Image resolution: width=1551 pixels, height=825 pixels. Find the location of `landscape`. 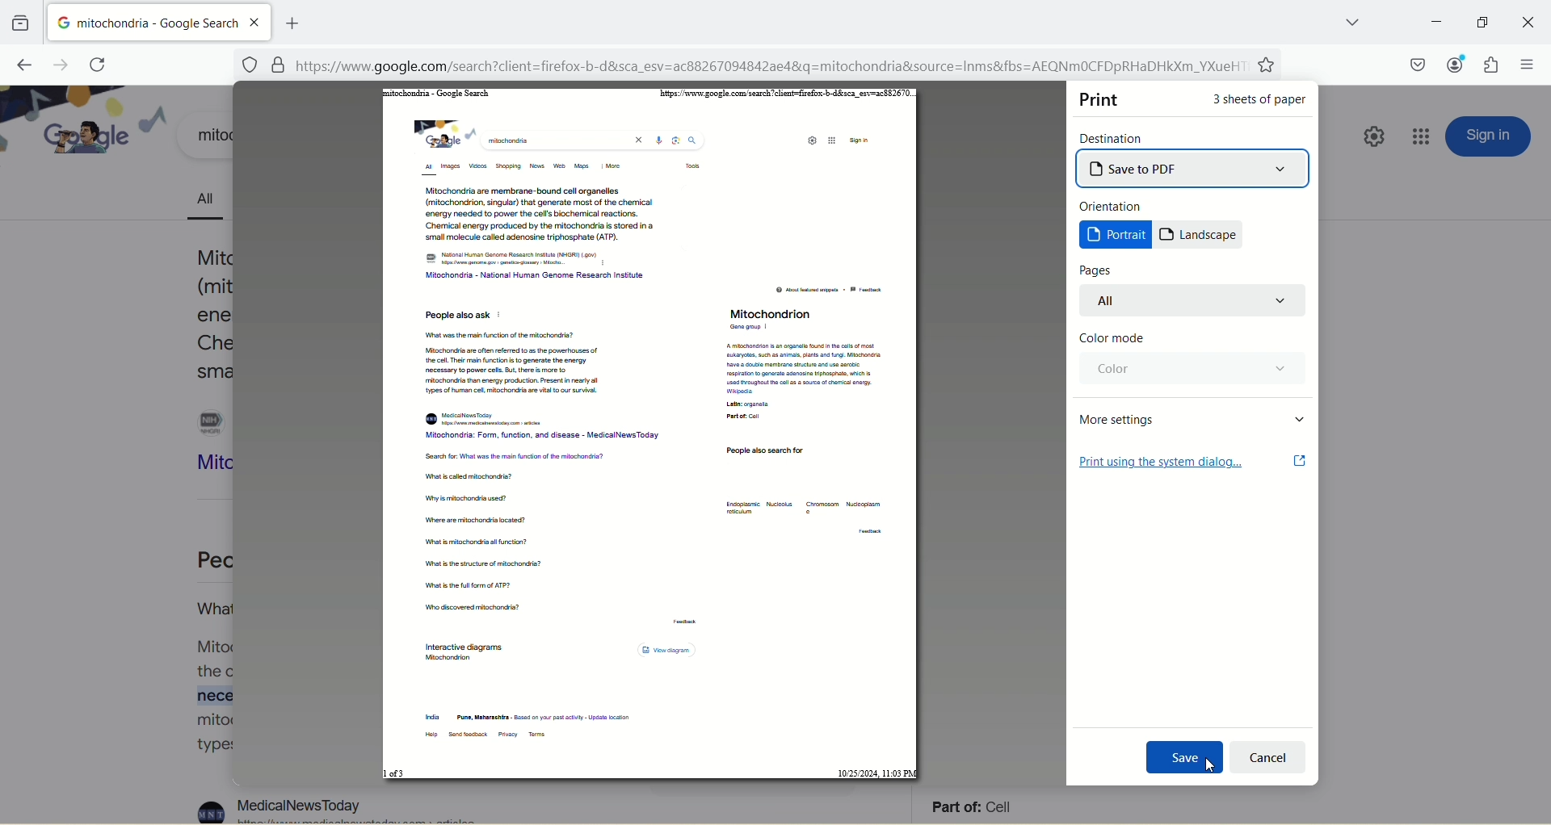

landscape is located at coordinates (1200, 236).